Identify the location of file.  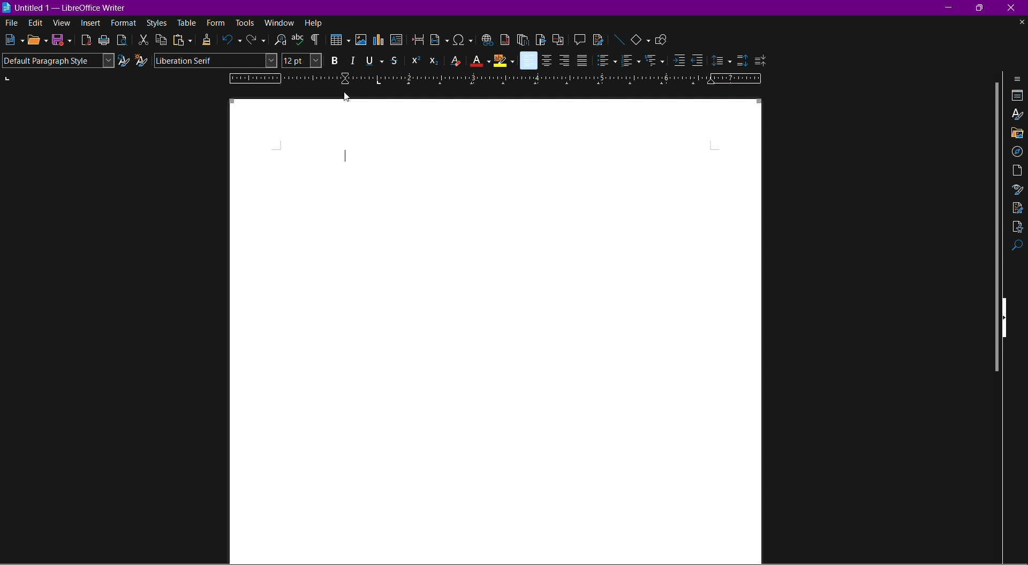
(9, 22).